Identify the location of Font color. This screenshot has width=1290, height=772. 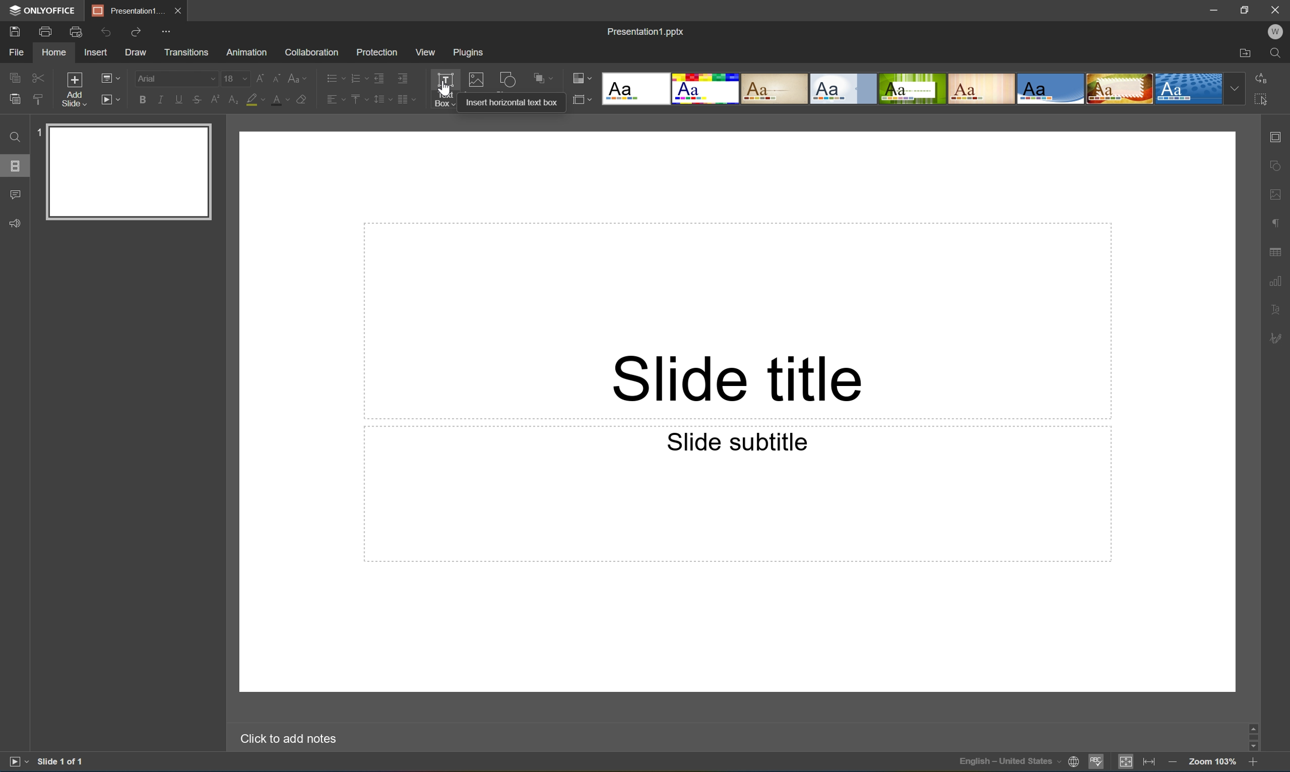
(279, 99).